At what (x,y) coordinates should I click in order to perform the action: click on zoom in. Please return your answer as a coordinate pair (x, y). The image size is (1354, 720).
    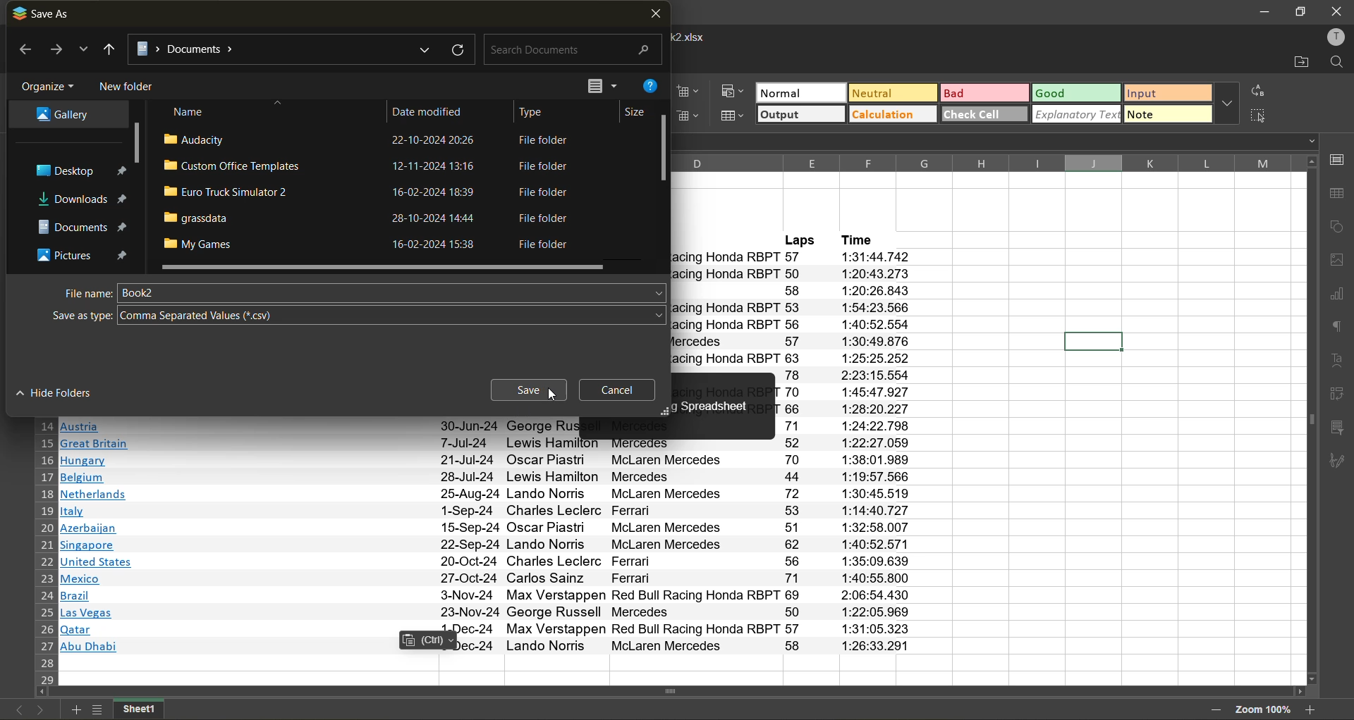
    Looking at the image, I should click on (1313, 710).